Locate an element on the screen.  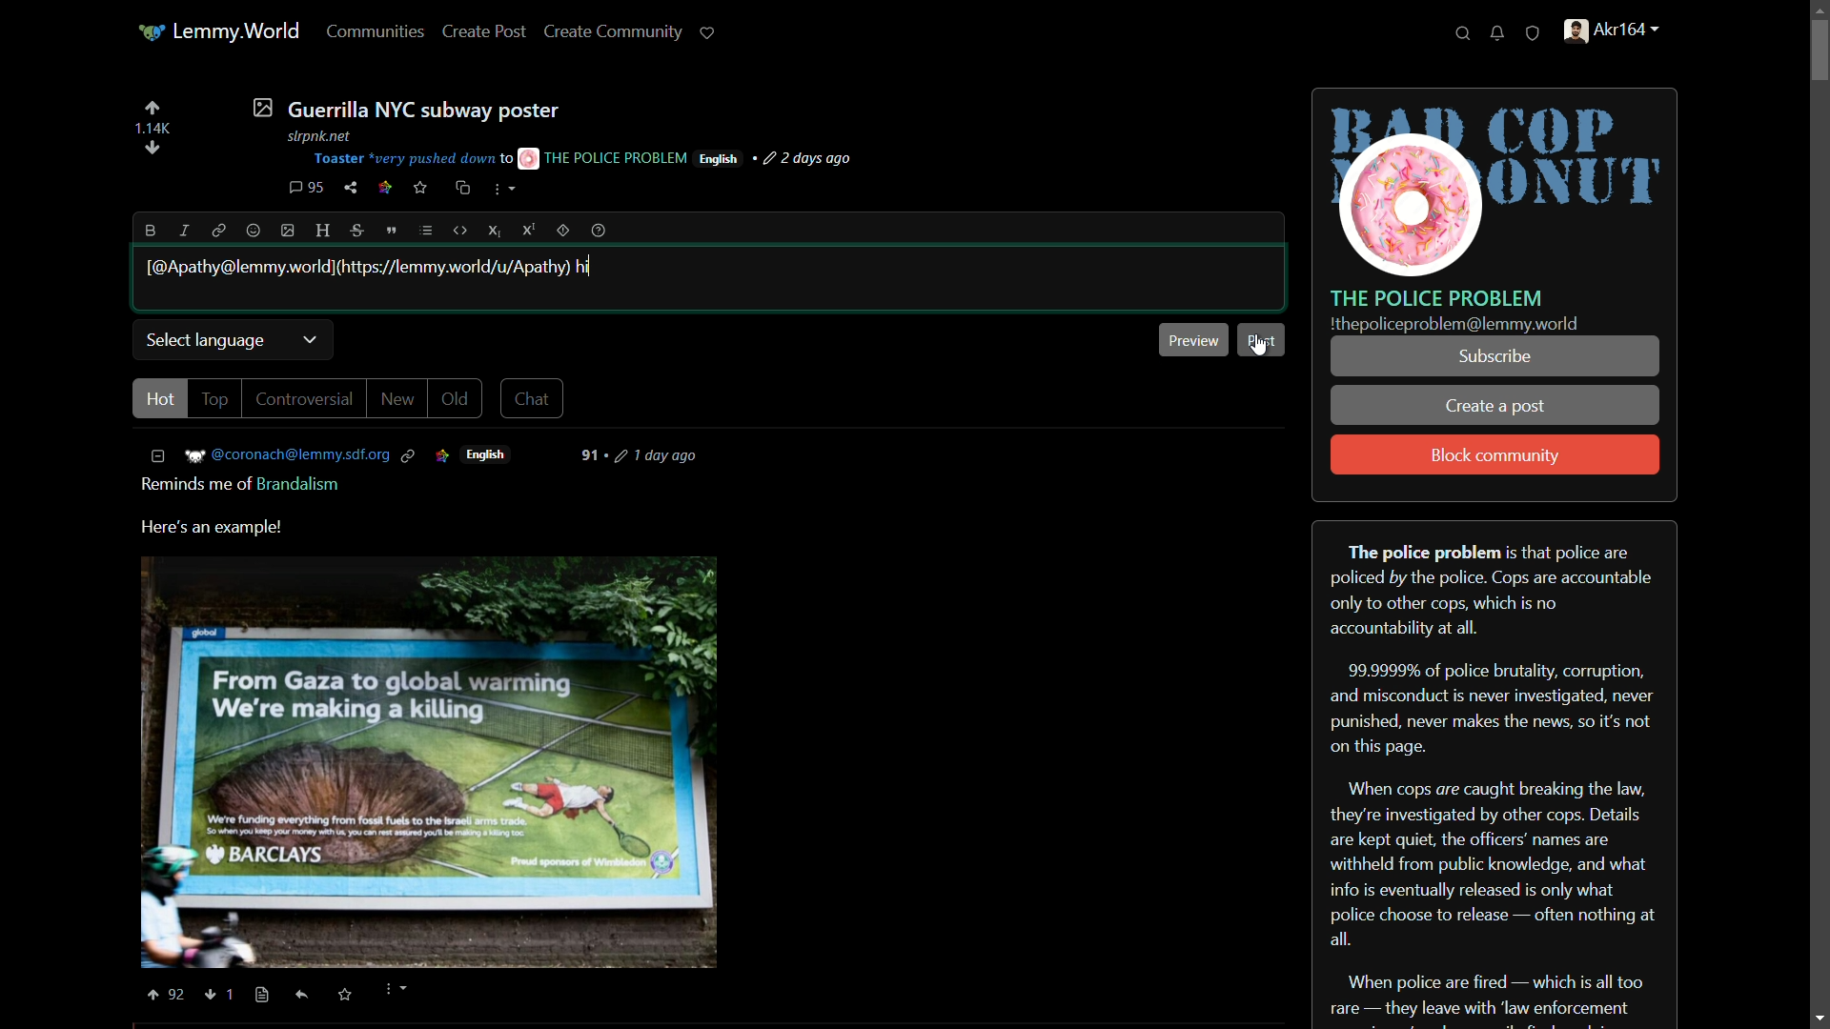
Select language v is located at coordinates (232, 338).